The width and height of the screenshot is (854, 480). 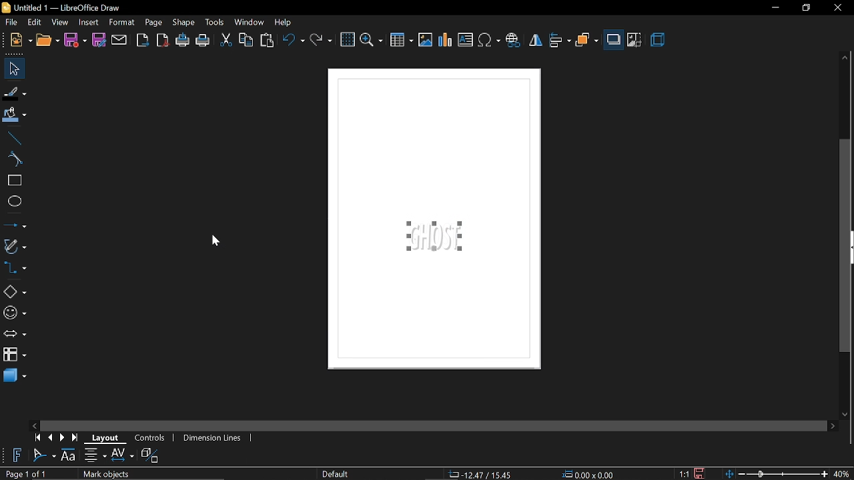 I want to click on shadow, so click(x=613, y=41).